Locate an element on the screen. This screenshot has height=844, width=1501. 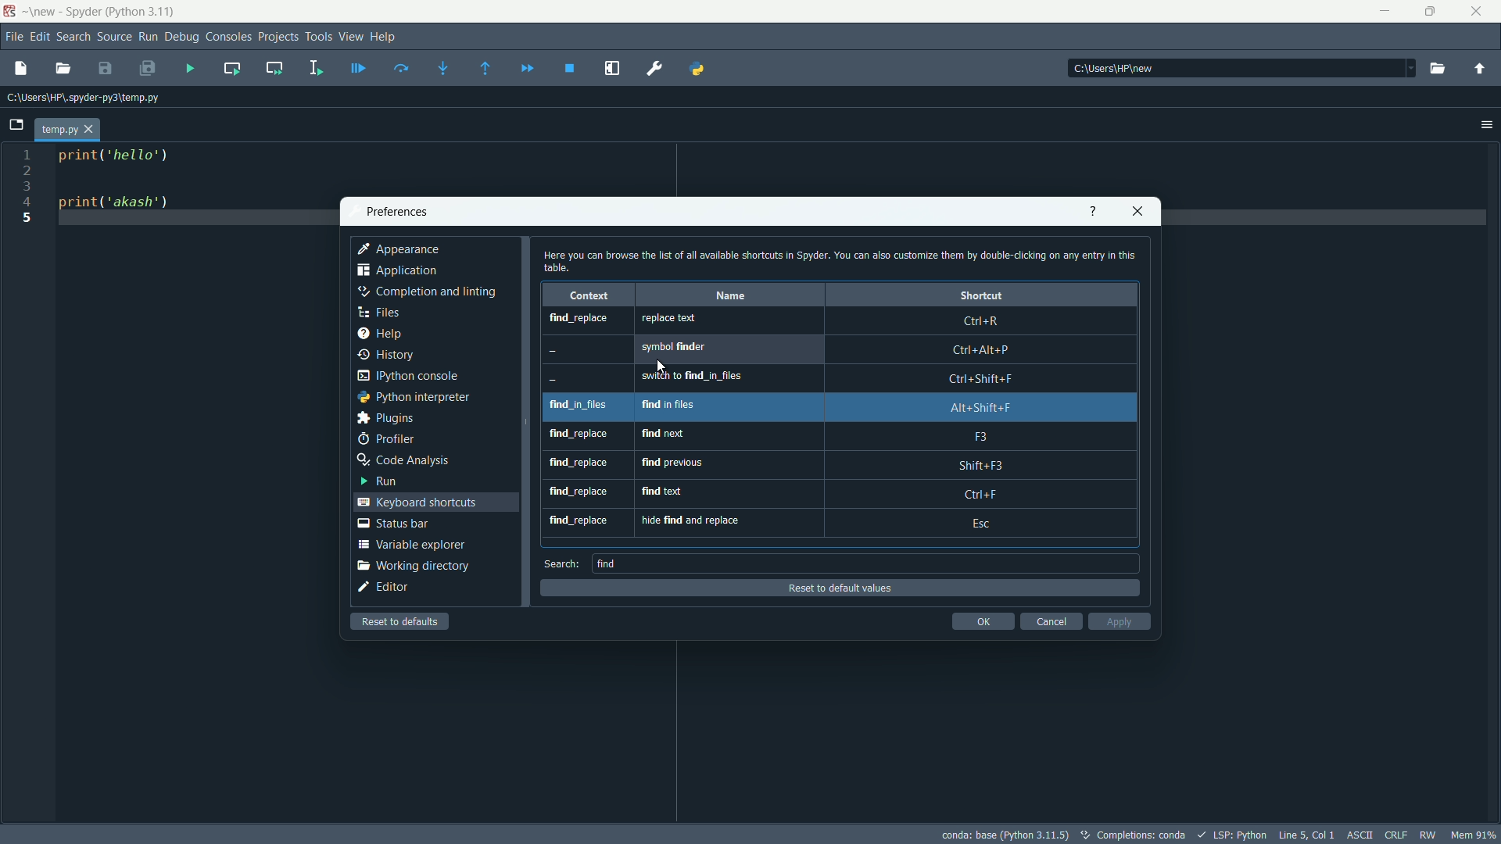
-, switch to find_in_files, ctrl+shift+f is located at coordinates (837, 378).